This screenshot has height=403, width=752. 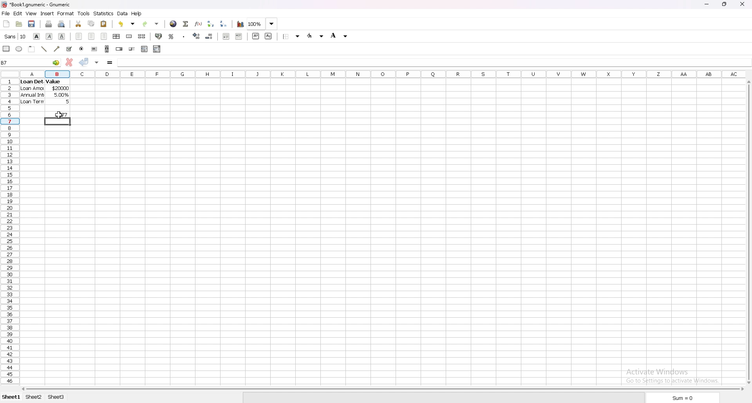 I want to click on sheet 2, so click(x=34, y=397).